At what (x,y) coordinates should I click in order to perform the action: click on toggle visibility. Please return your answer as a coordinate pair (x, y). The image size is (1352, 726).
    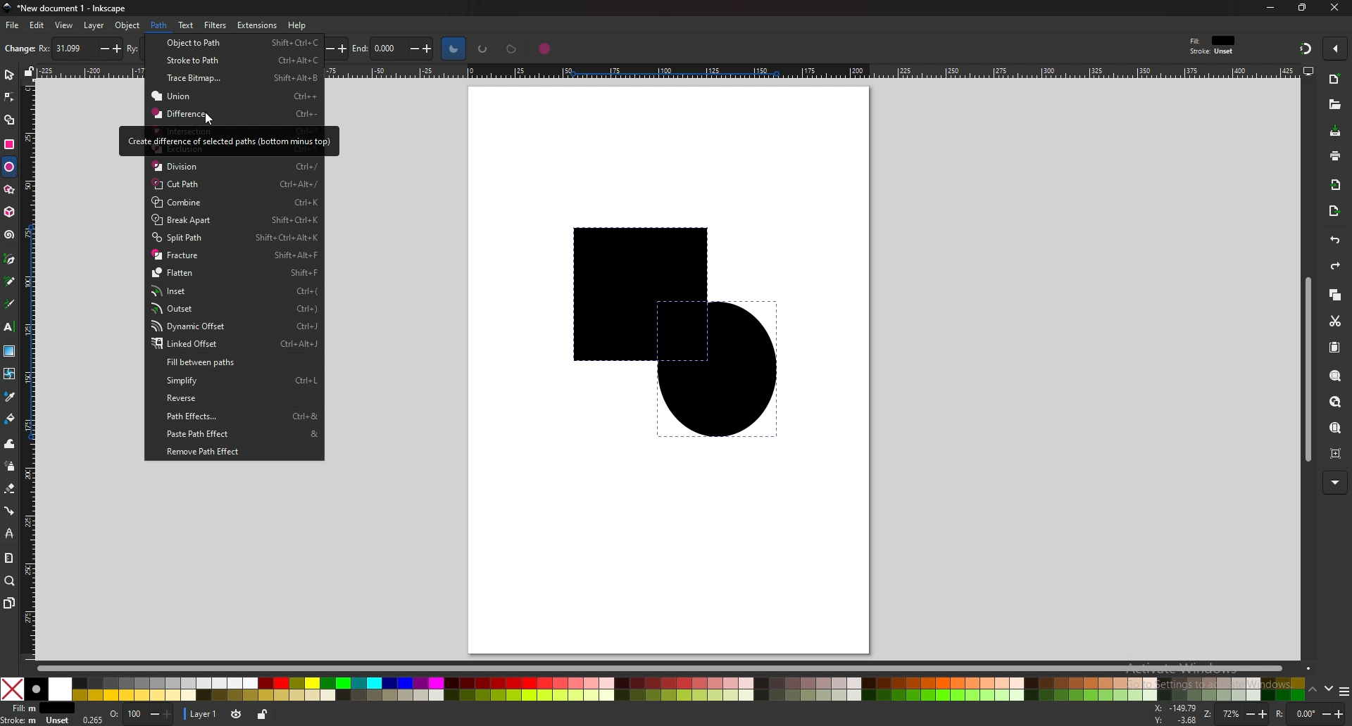
    Looking at the image, I should click on (234, 714).